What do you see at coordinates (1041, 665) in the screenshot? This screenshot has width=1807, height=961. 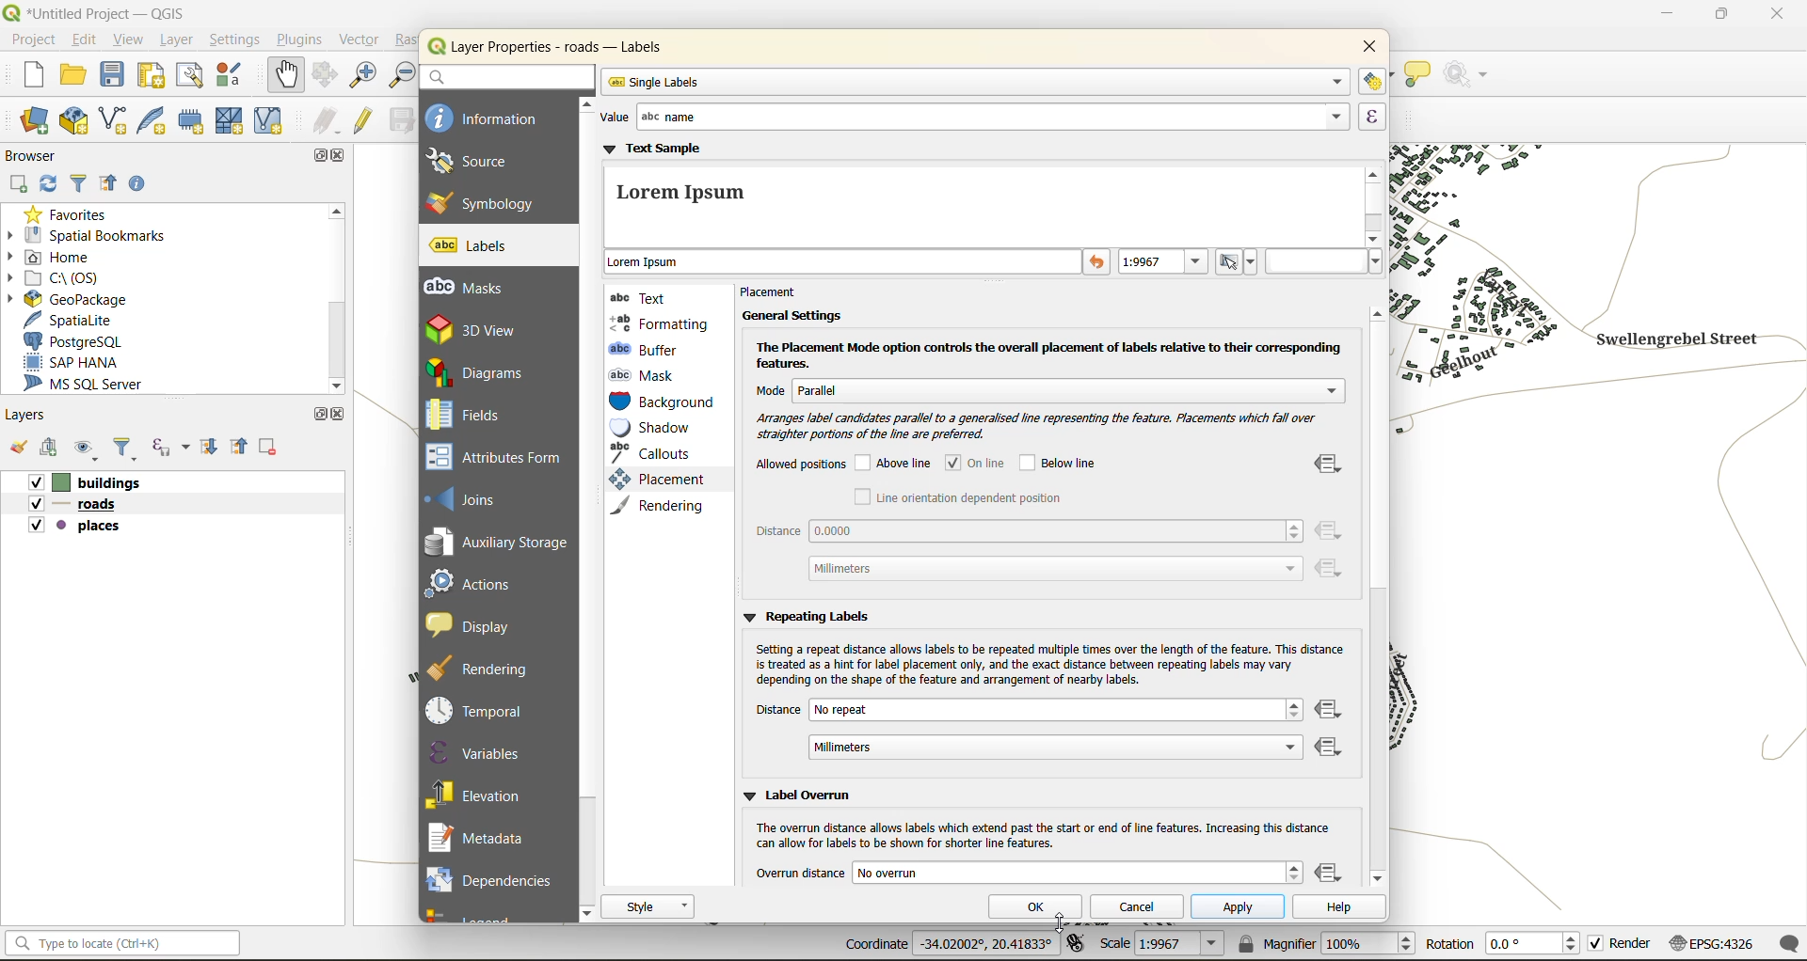 I see `‘Setting a repeat distance allows labels to be repeated multiple times over the length of the feature. This distance
is treated as a hint for label placement only, and the exact distance between repeating labels may vary
depending on the shape of the feature and arrangement of nearby labels.` at bounding box center [1041, 665].